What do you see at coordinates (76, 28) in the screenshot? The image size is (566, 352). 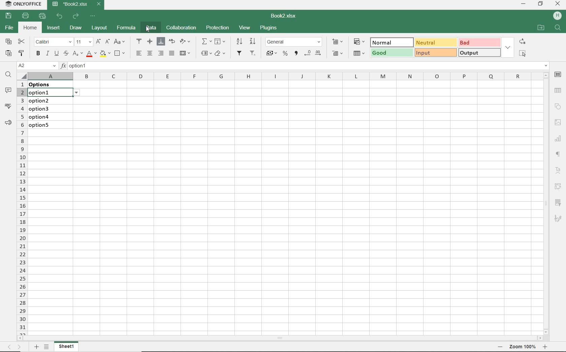 I see `DRAW` at bounding box center [76, 28].